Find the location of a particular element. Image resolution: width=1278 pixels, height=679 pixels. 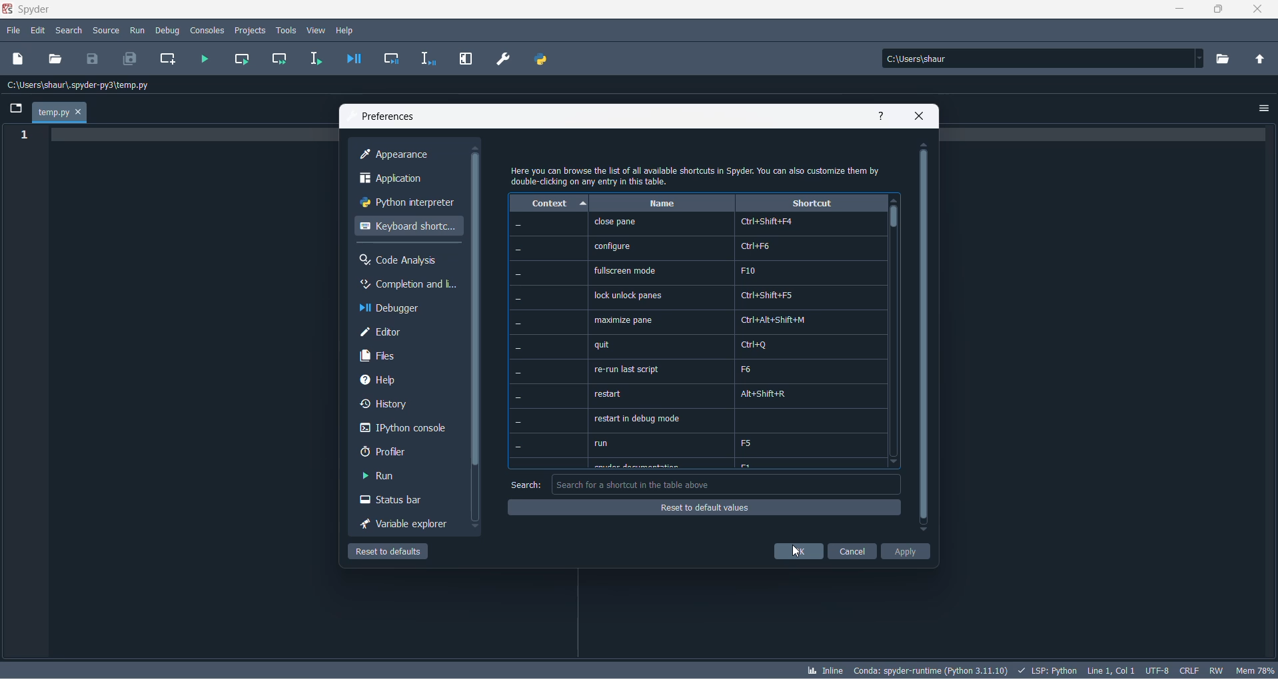

move up is located at coordinates (476, 148).